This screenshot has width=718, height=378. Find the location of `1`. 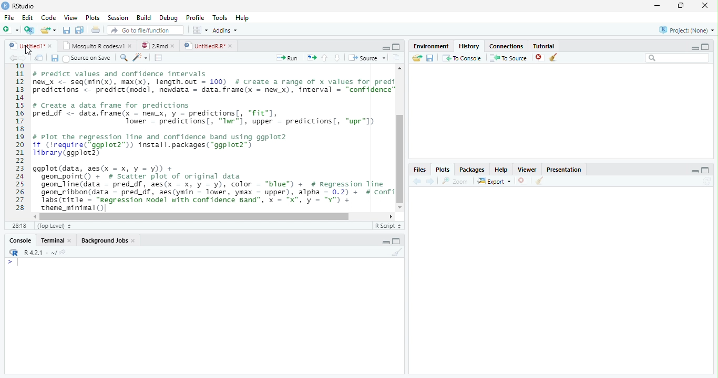

1 is located at coordinates (18, 67).